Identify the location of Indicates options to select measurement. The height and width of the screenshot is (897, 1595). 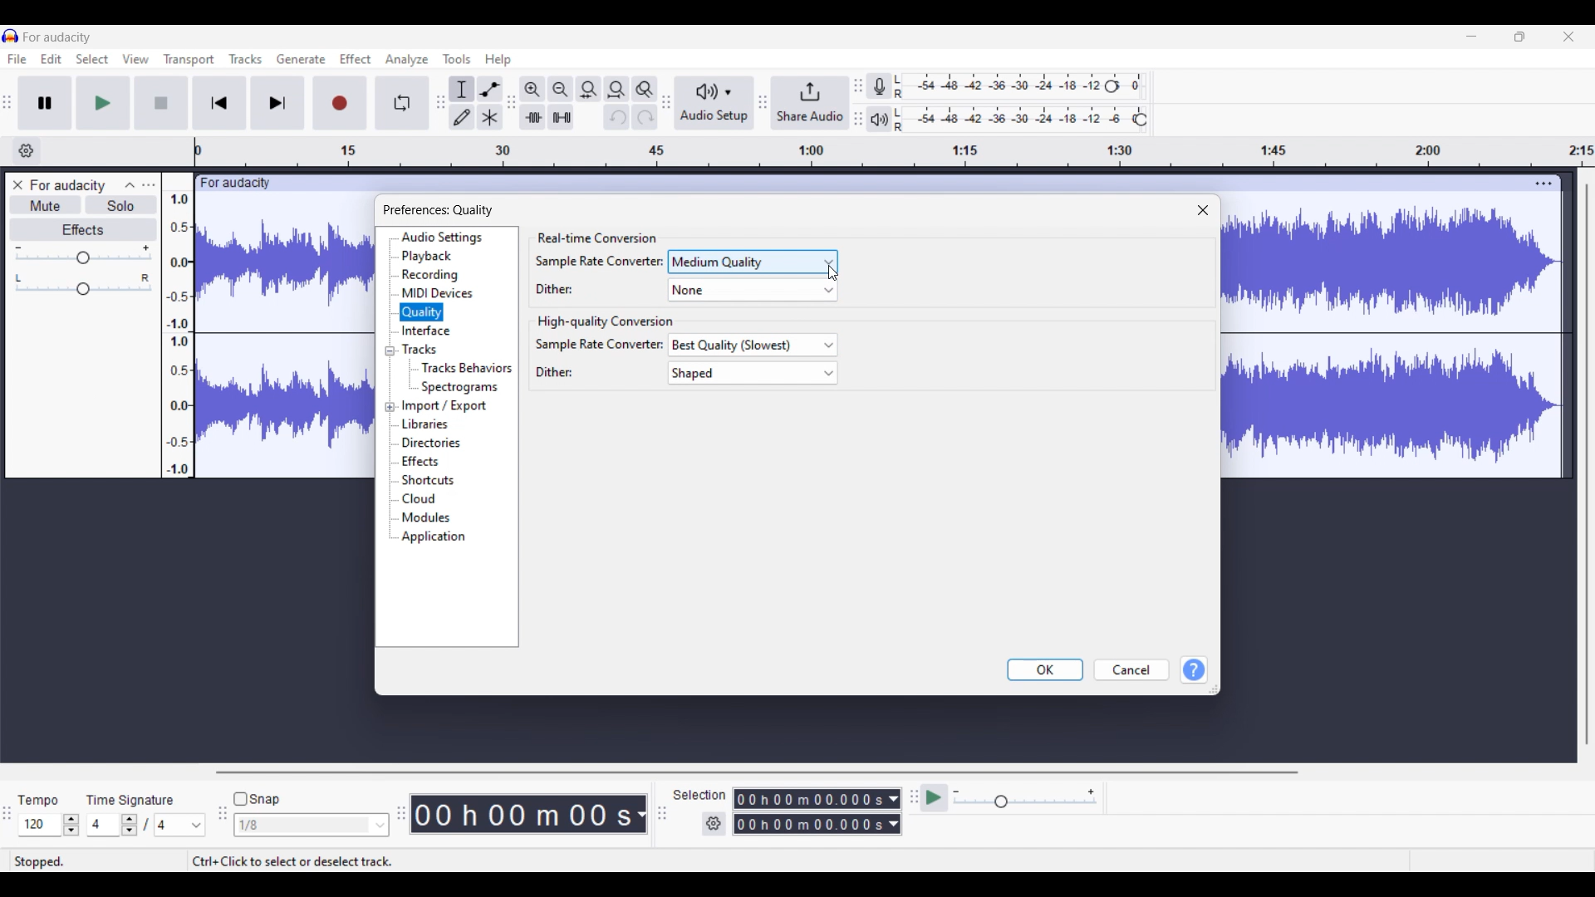
(699, 795).